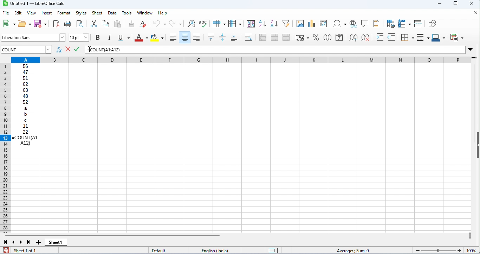 Image resolution: width=480 pixels, height=254 pixels. What do you see at coordinates (38, 4) in the screenshot?
I see `Untitled 1 — LibreOffice Calc` at bounding box center [38, 4].